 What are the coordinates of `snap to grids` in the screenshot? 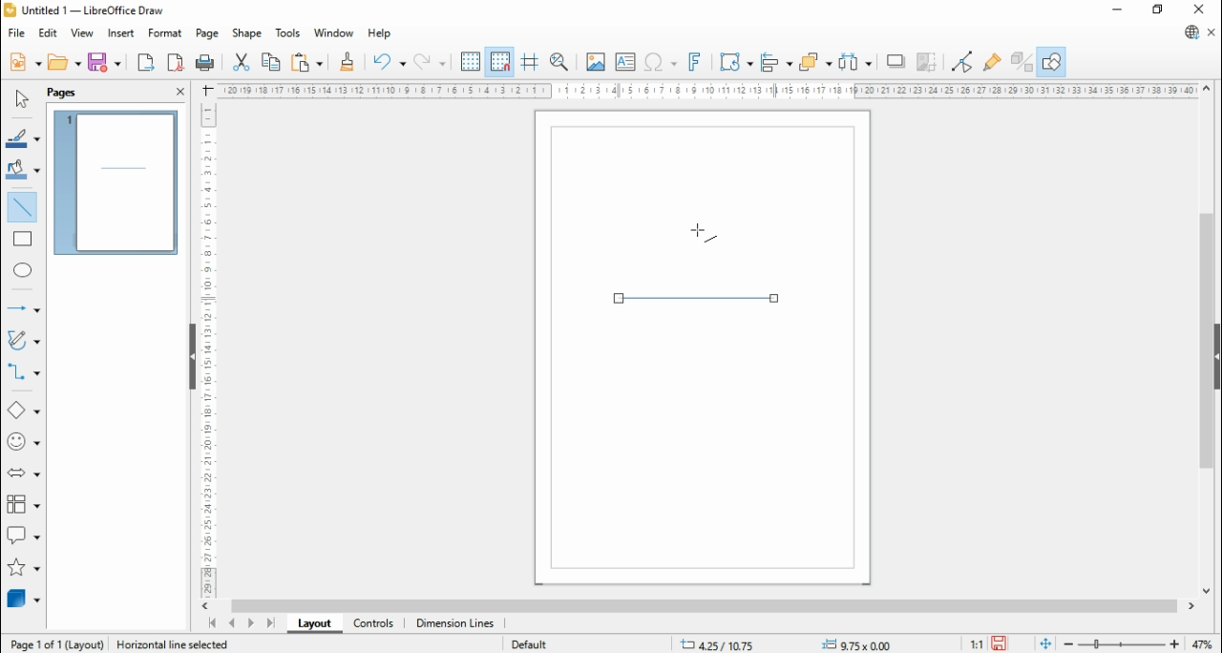 It's located at (501, 60).